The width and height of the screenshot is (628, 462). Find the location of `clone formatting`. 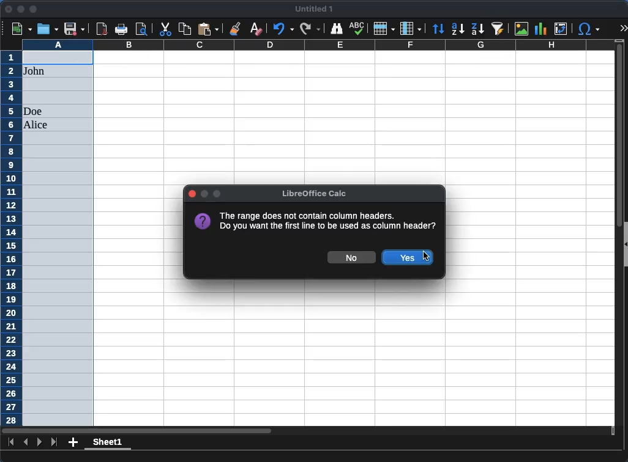

clone formatting is located at coordinates (237, 28).